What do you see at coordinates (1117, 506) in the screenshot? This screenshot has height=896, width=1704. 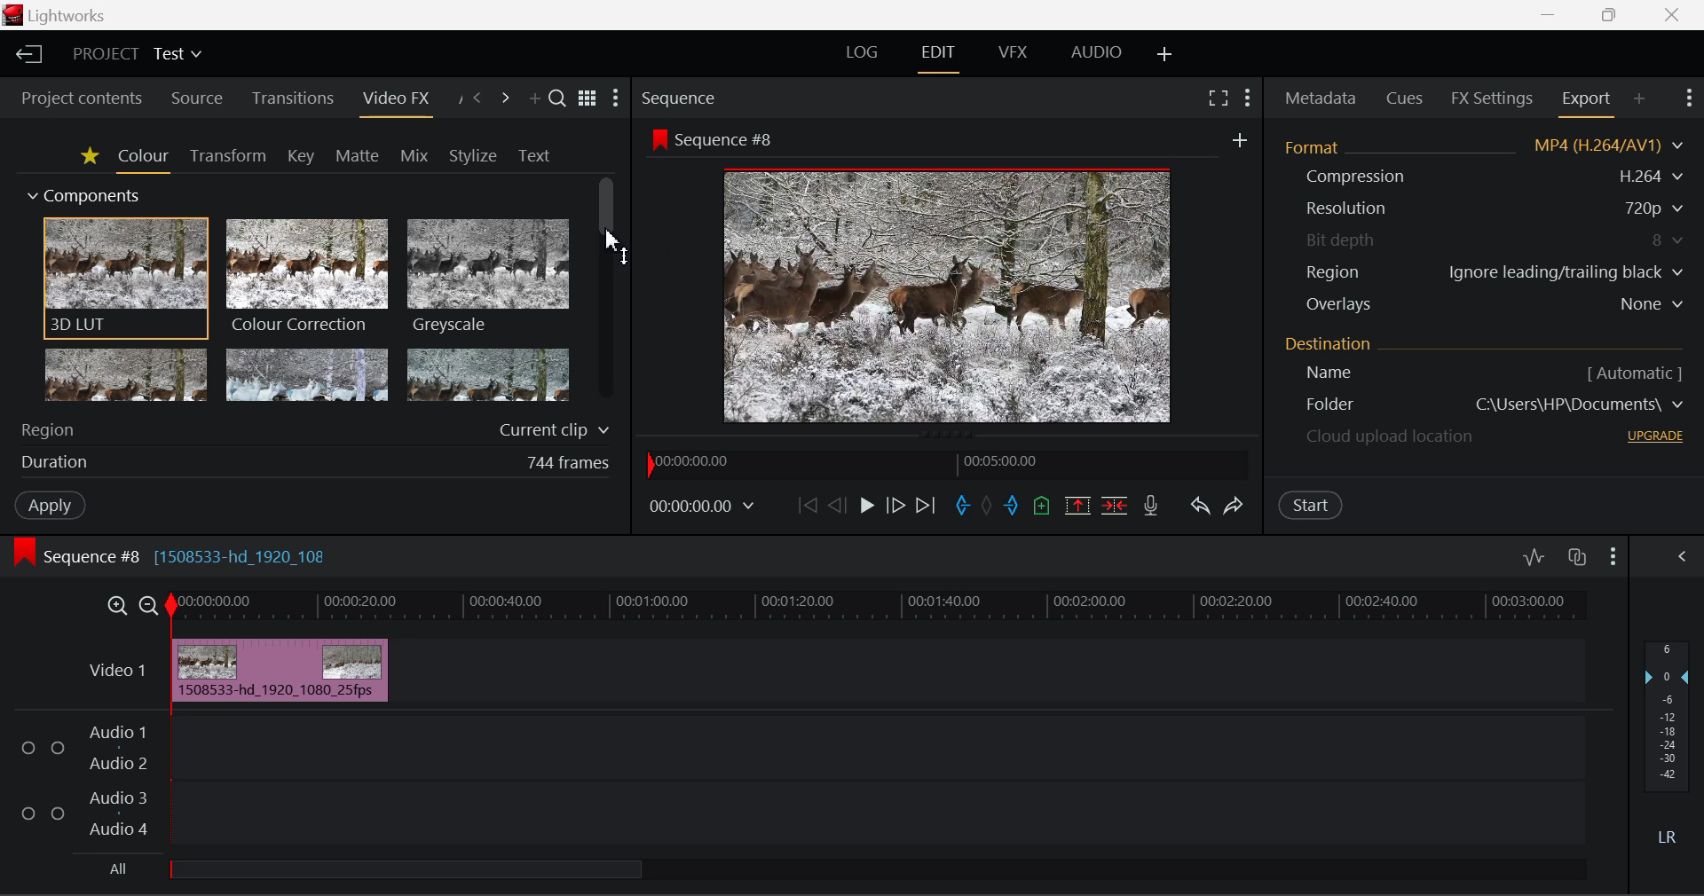 I see `Delte/Cut` at bounding box center [1117, 506].